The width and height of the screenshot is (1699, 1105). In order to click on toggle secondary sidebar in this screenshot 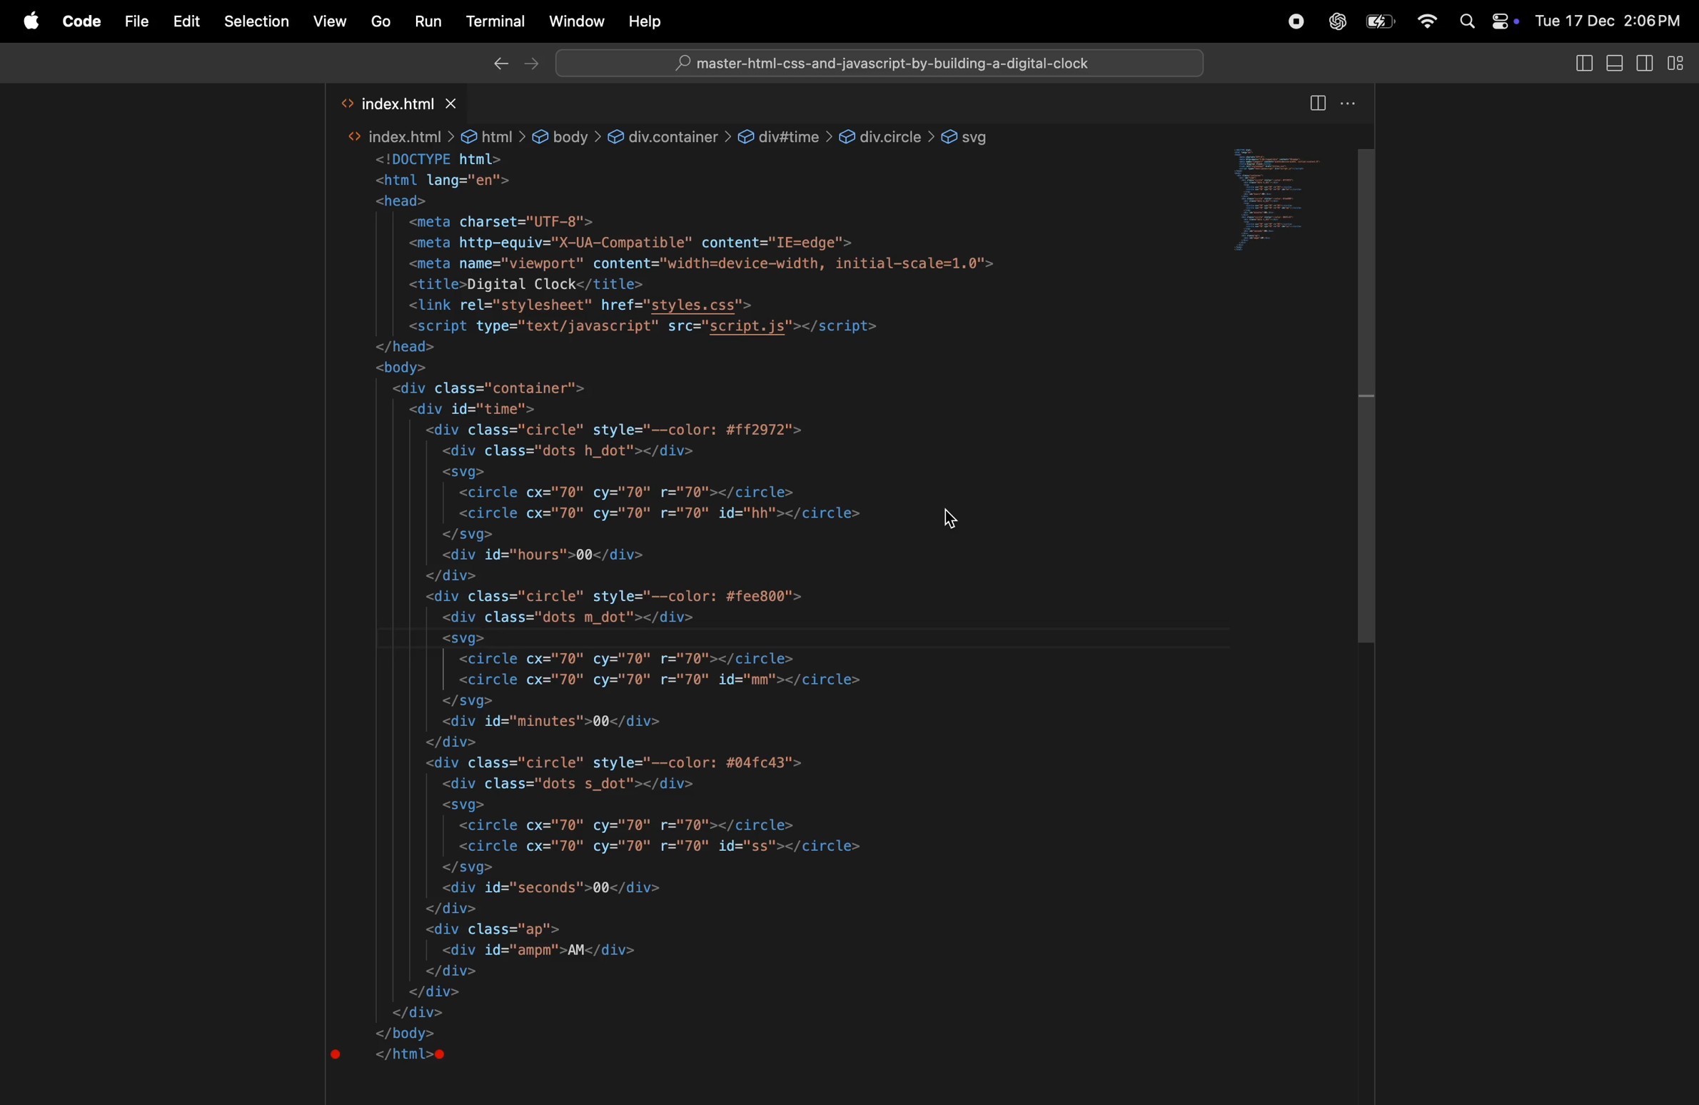, I will do `click(1645, 61)`.